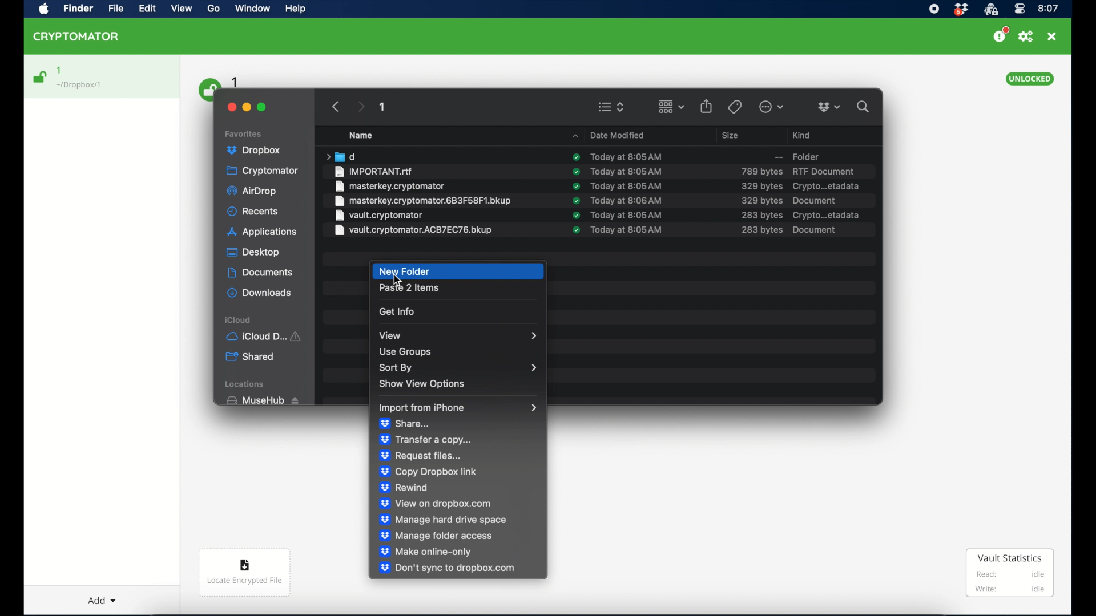  Describe the element at coordinates (266, 335) in the screenshot. I see `iCloud` at that location.